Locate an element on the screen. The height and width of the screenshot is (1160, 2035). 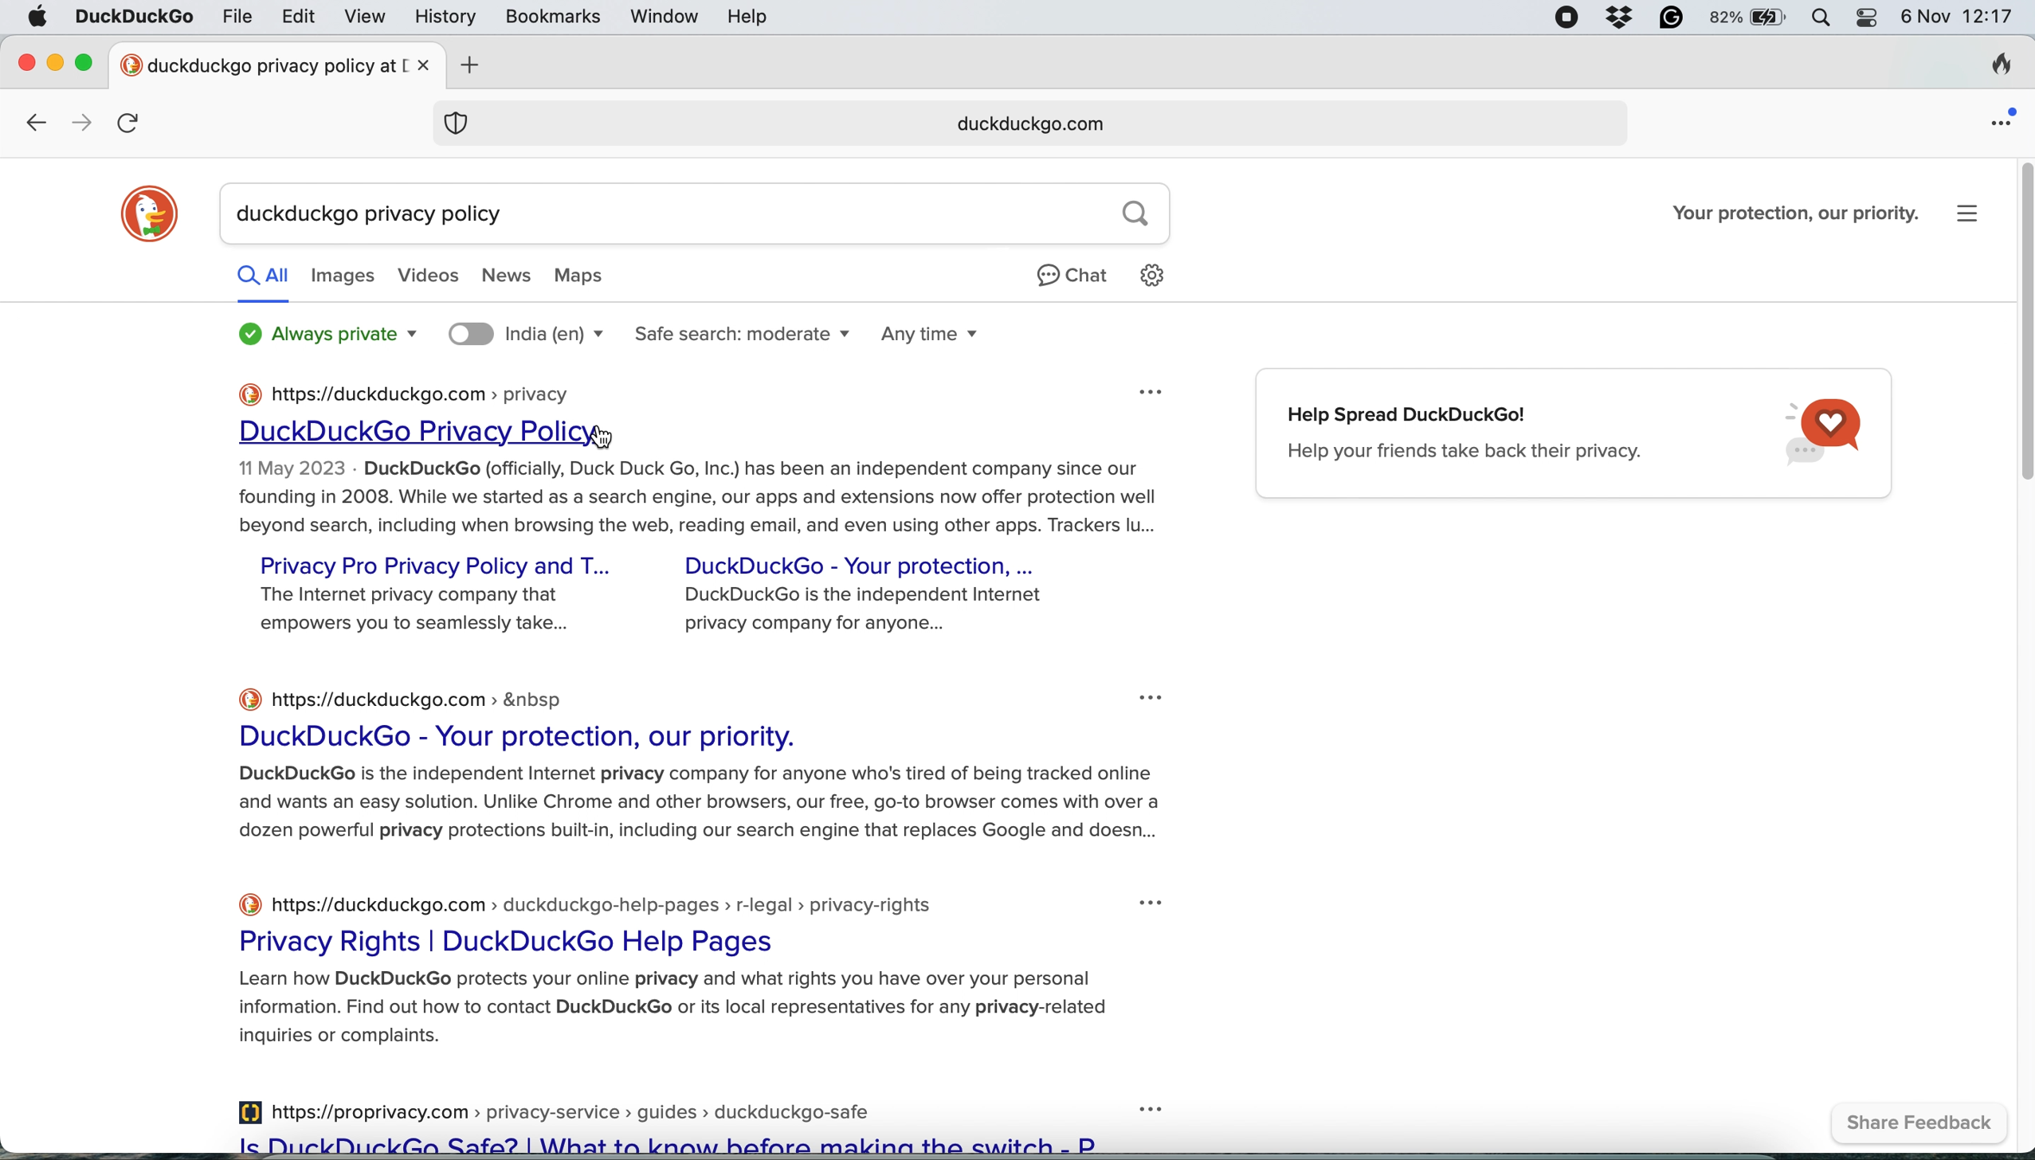
DuckDuckGo - Your protection, our priority. is located at coordinates (516, 739).